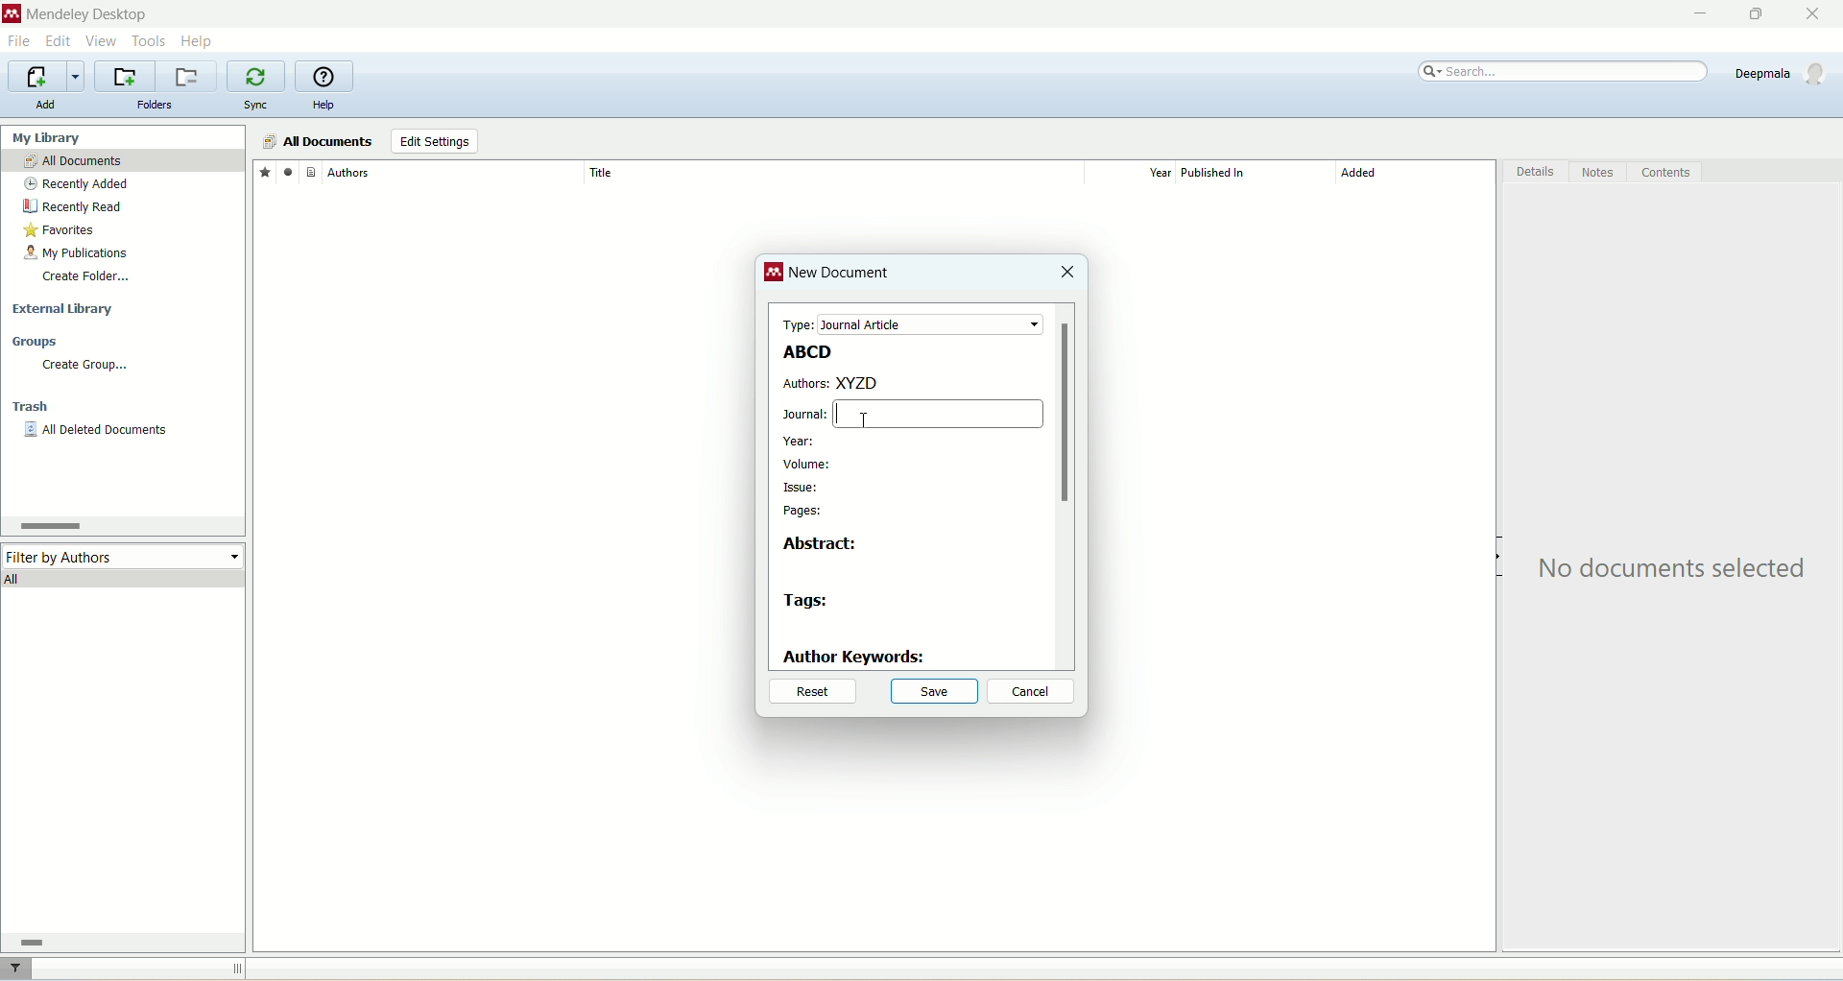 The image size is (1843, 981). I want to click on year, so click(1137, 173).